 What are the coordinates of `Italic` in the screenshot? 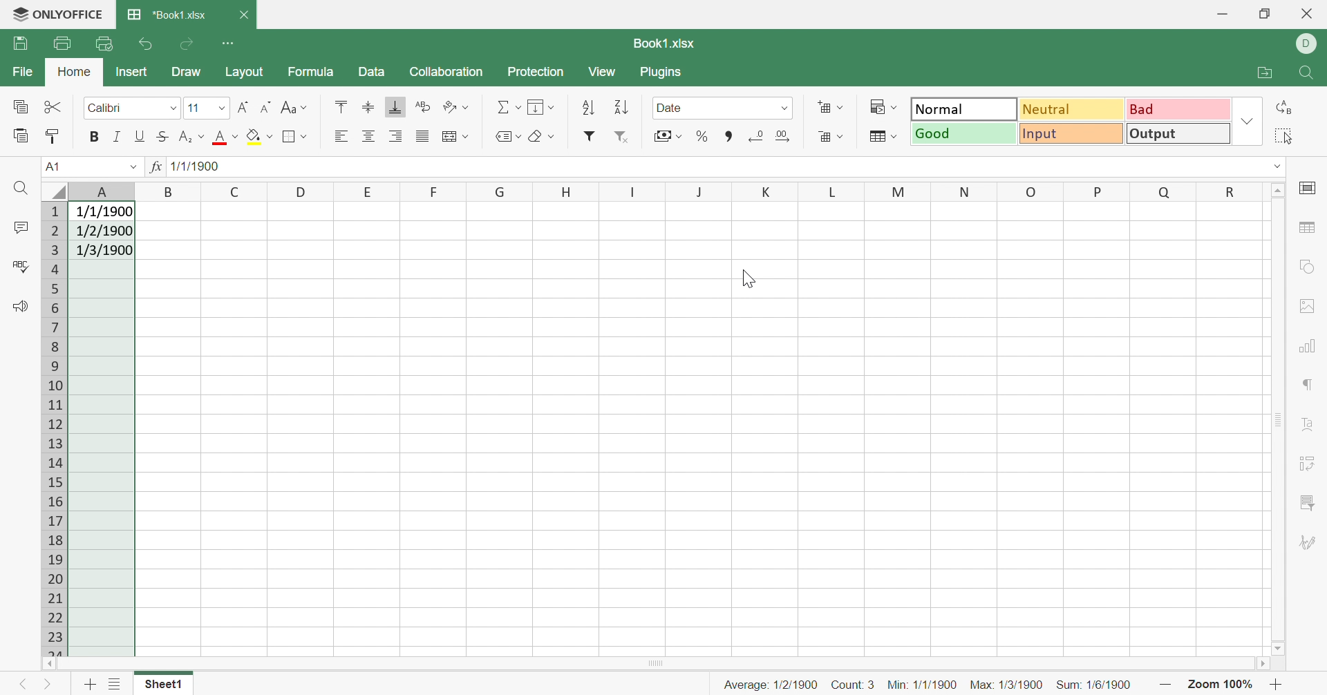 It's located at (117, 136).